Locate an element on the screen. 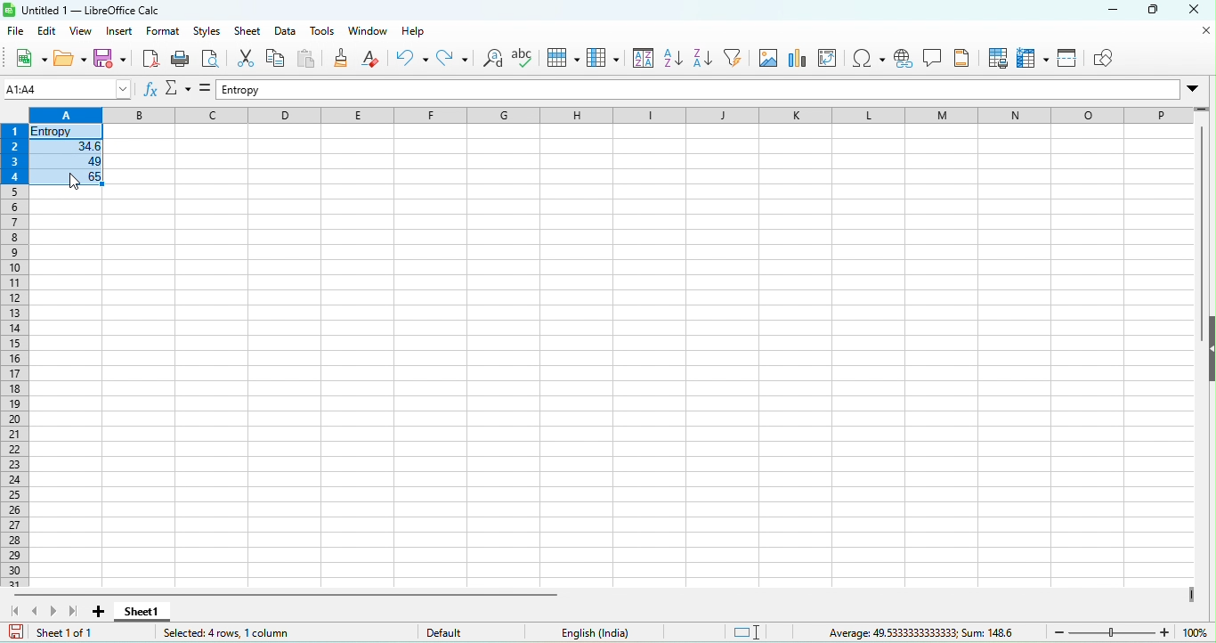 This screenshot has width=1216, height=643. sheet 1 of 1 is located at coordinates (60, 634).